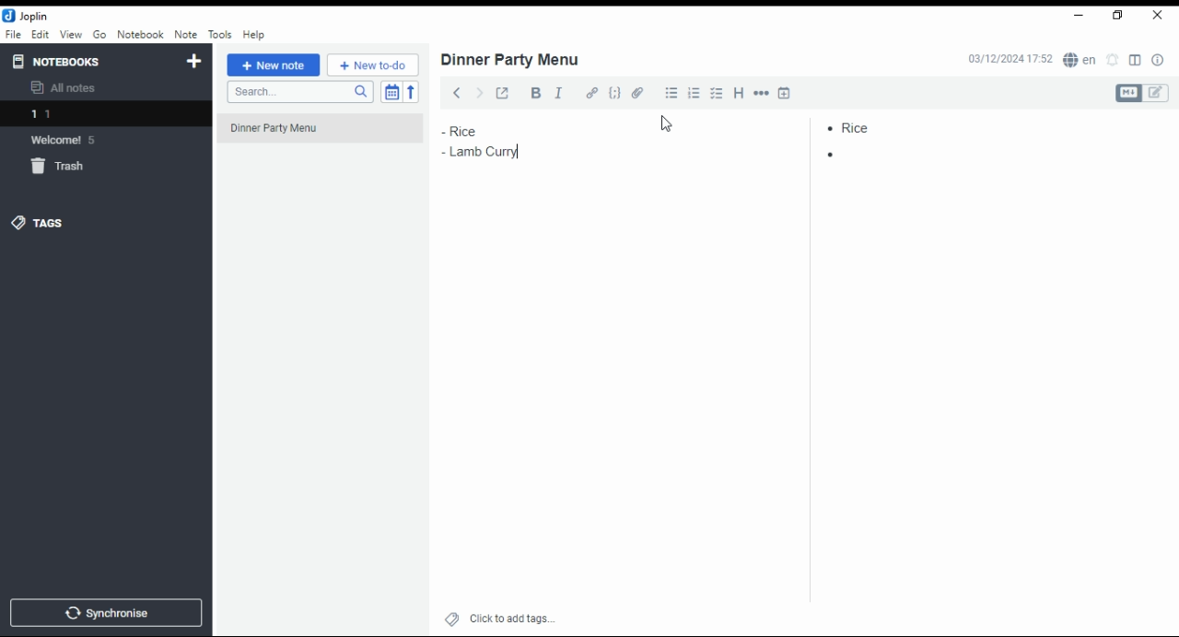 The height and width of the screenshot is (637, 1179). What do you see at coordinates (474, 131) in the screenshot?
I see `rice` at bounding box center [474, 131].